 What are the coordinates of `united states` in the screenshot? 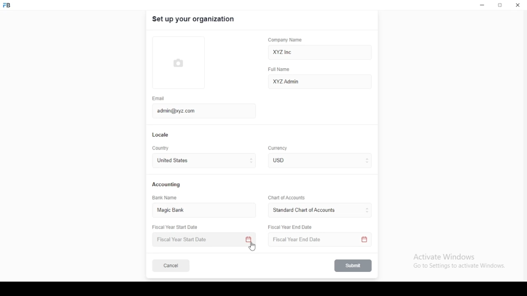 It's located at (172, 161).